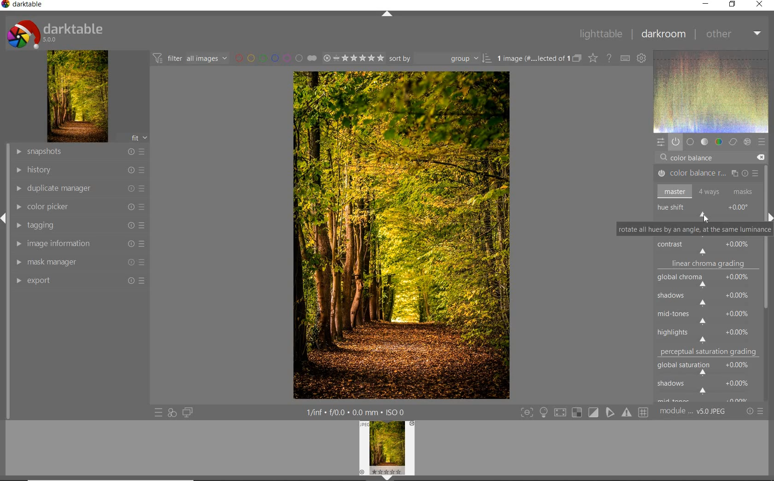  What do you see at coordinates (732, 5) in the screenshot?
I see `restore` at bounding box center [732, 5].